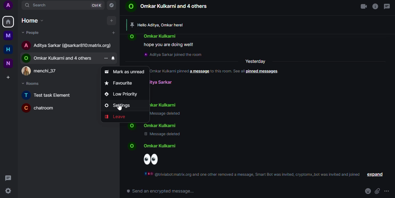  Describe the element at coordinates (31, 33) in the screenshot. I see `people` at that location.